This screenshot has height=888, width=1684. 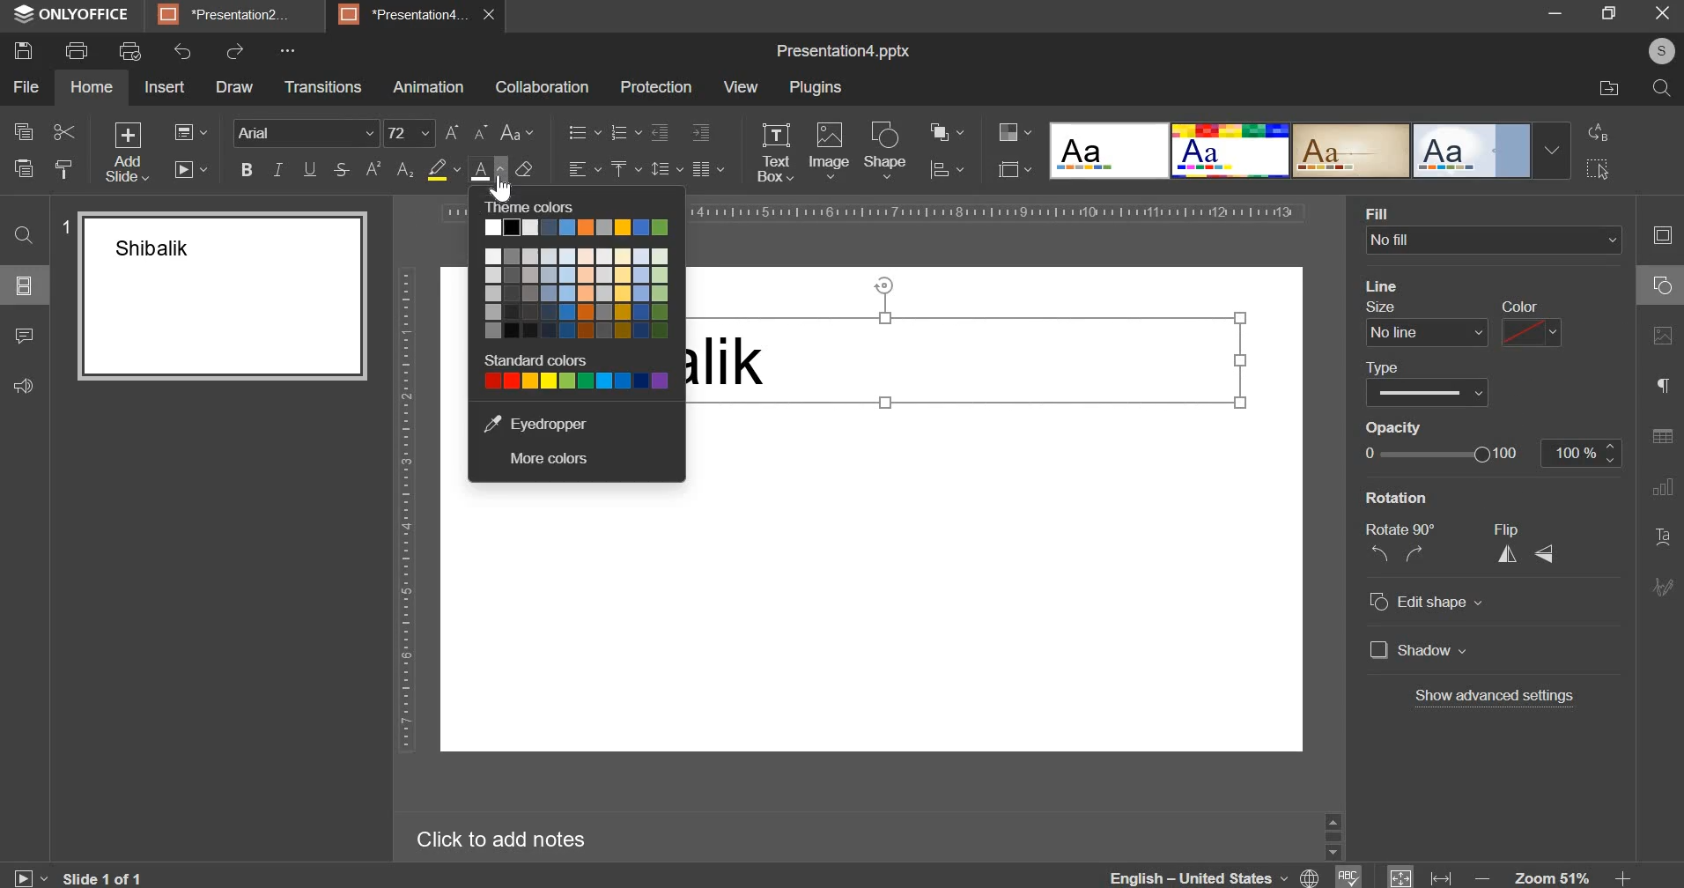 I want to click on more colors, so click(x=546, y=459).